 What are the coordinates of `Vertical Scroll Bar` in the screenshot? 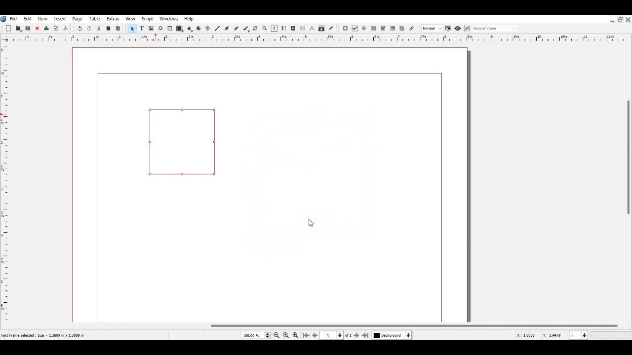 It's located at (628, 177).